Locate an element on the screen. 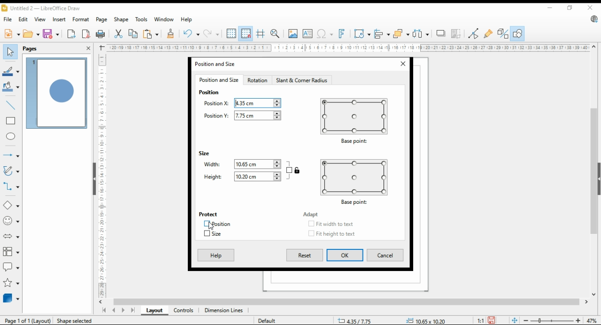  fill color is located at coordinates (11, 87).